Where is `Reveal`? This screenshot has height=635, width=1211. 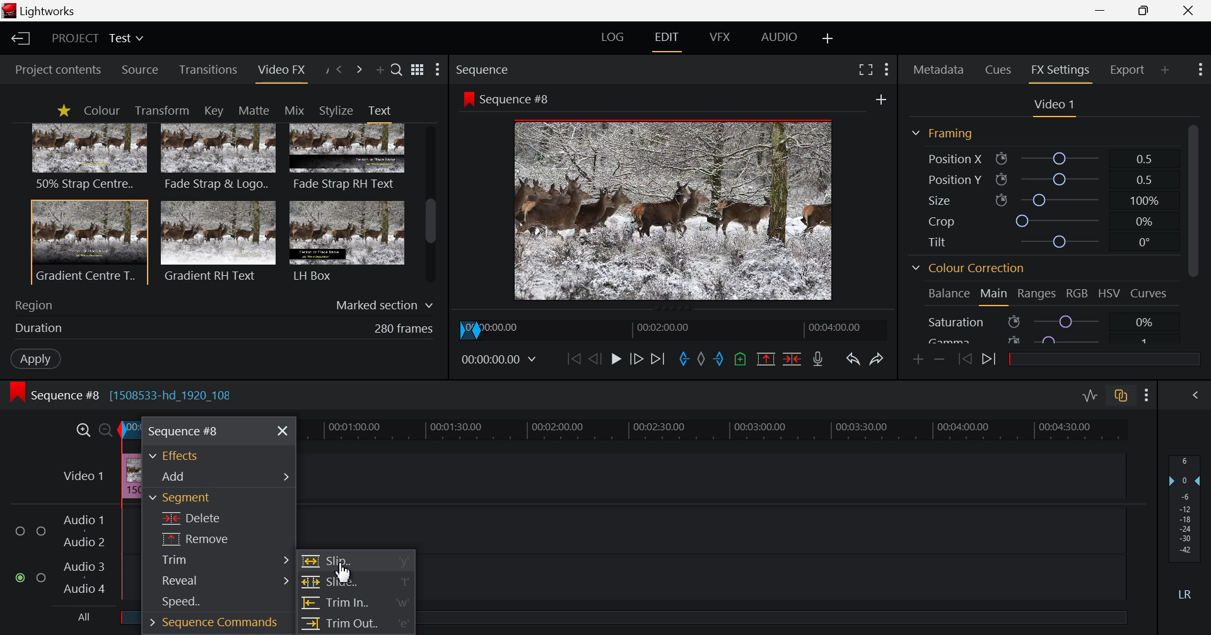 Reveal is located at coordinates (216, 582).